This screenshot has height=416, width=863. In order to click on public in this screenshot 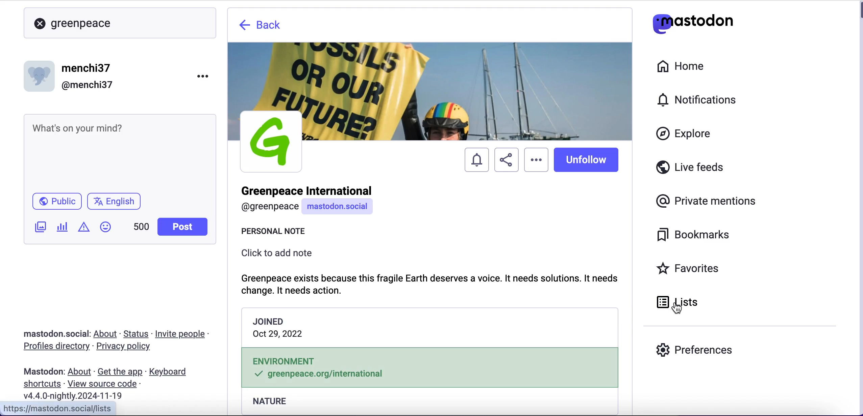, I will do `click(56, 203)`.